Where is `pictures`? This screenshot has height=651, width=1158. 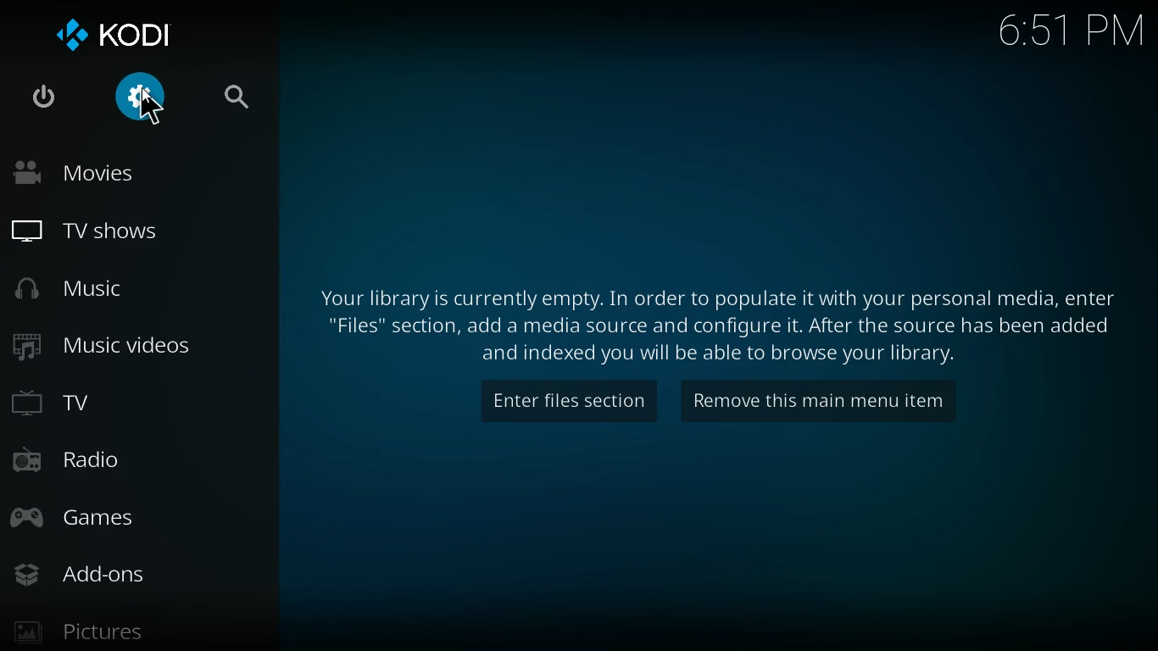 pictures is located at coordinates (89, 627).